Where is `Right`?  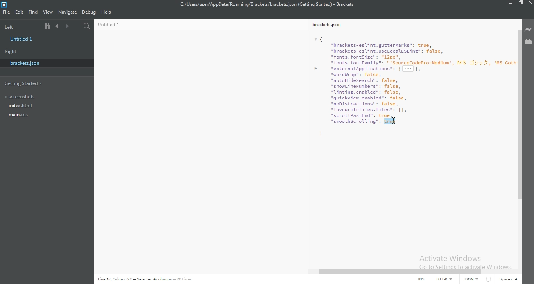 Right is located at coordinates (10, 51).